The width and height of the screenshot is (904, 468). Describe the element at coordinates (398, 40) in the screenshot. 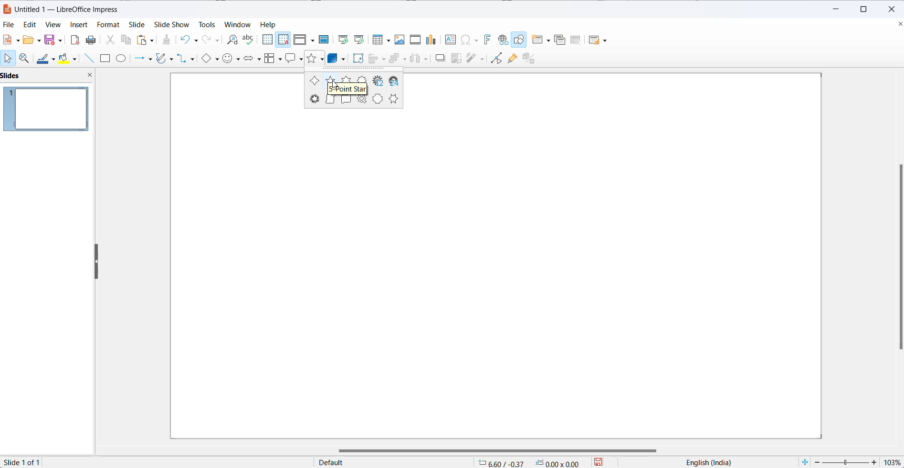

I see `insert image` at that location.